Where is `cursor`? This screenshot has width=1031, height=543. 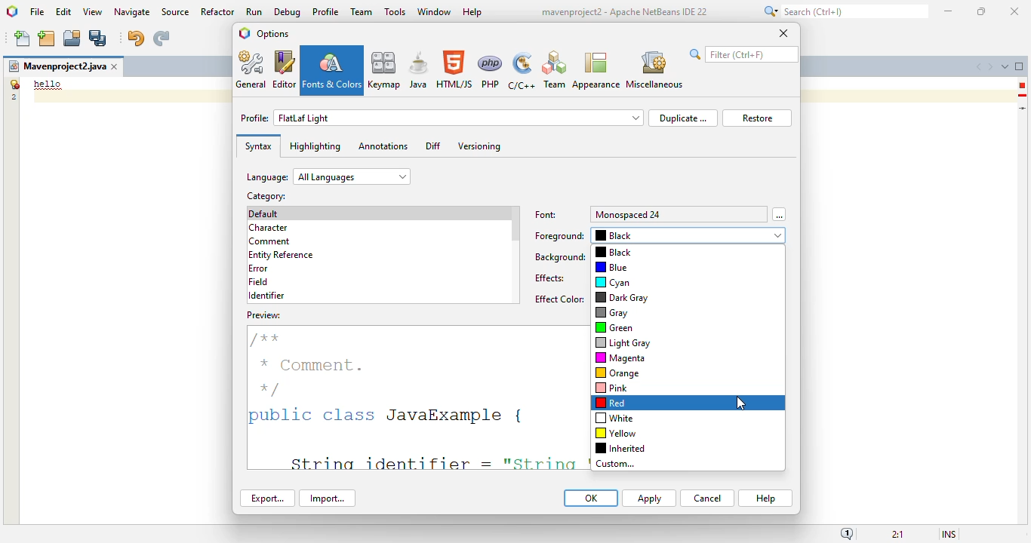 cursor is located at coordinates (740, 403).